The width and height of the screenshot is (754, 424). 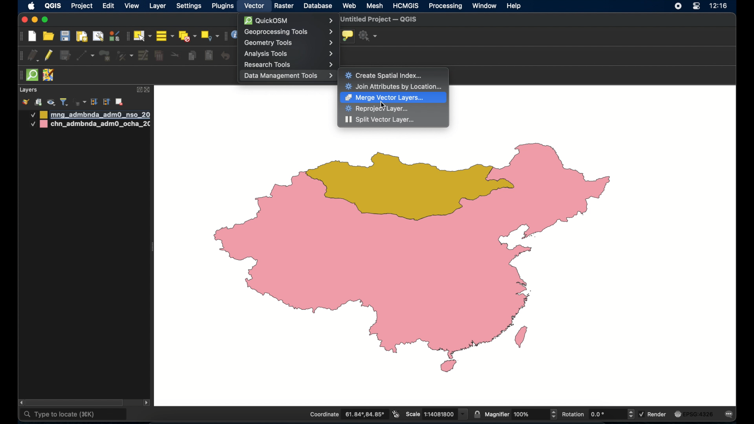 I want to click on show map tips, so click(x=347, y=36).